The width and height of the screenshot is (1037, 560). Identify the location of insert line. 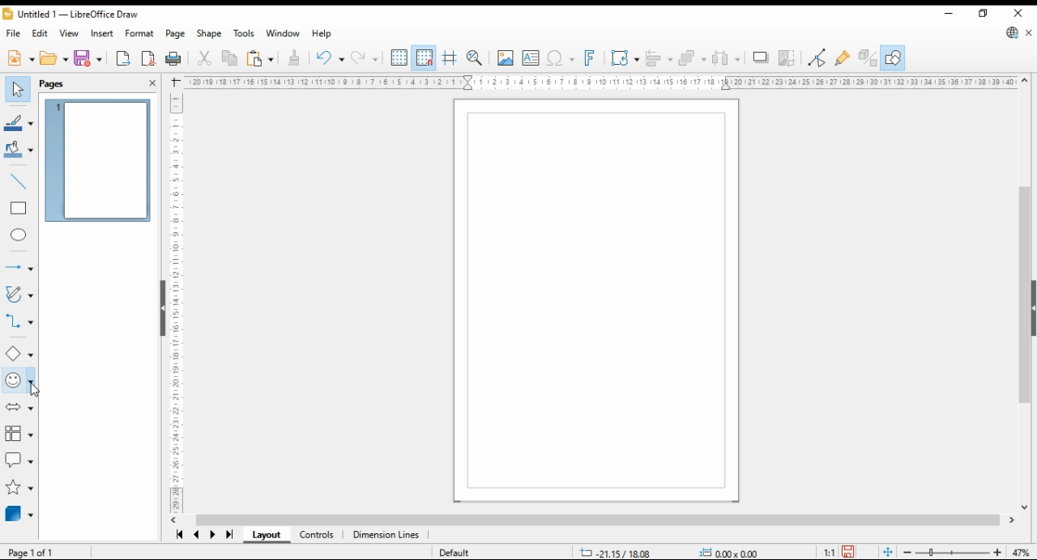
(19, 180).